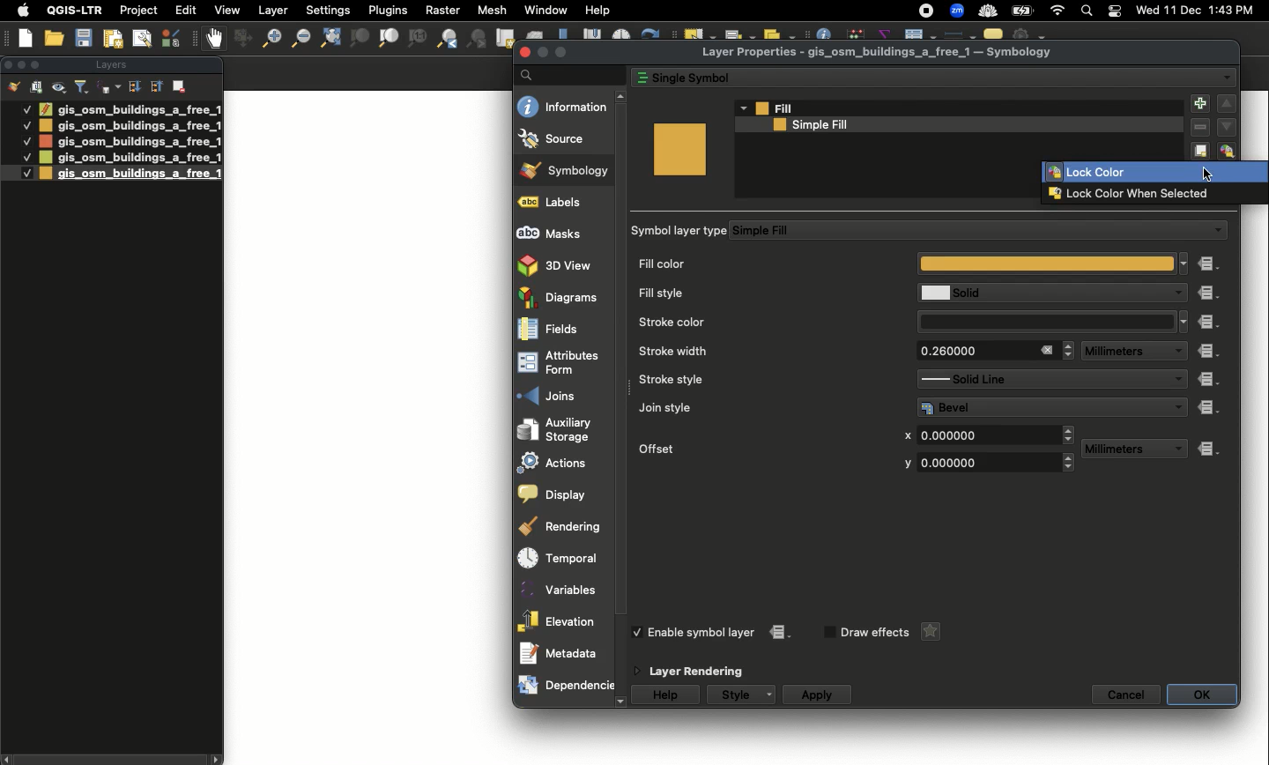 The image size is (1269, 765). I want to click on Drop down, so click(1069, 350).